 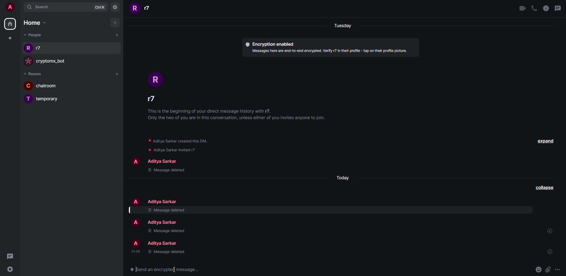 I want to click on room, so click(x=50, y=99).